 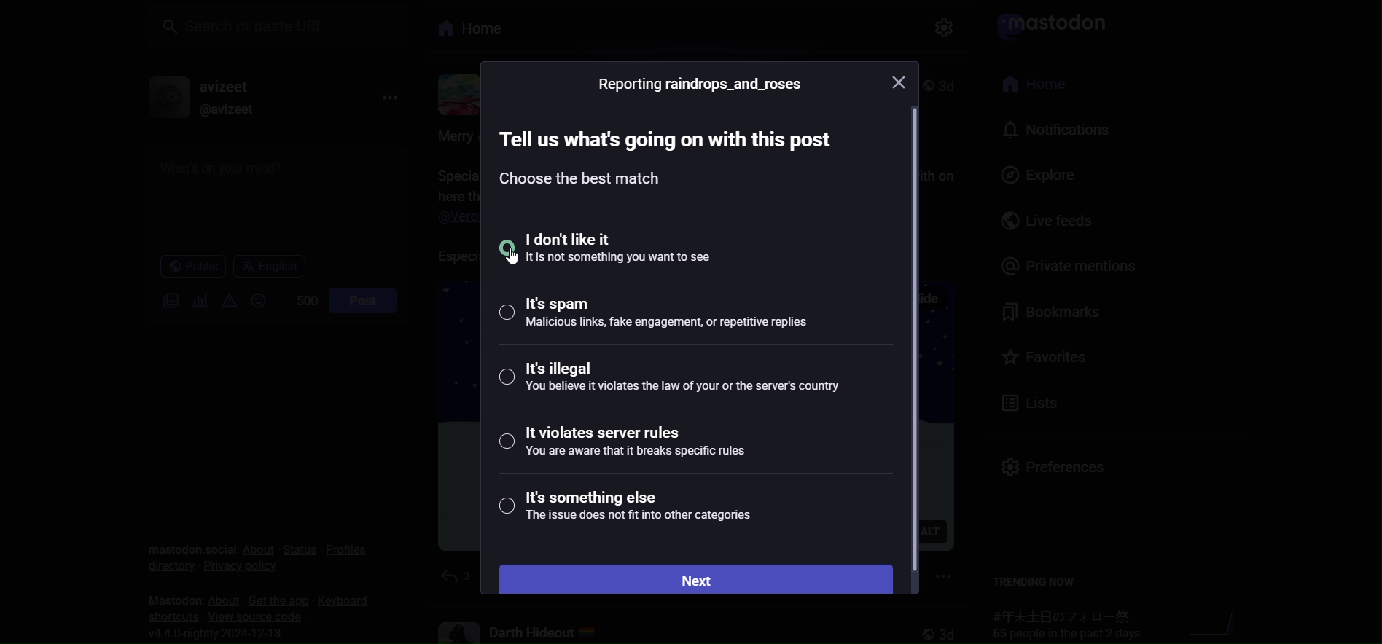 I want to click on reporting user, so click(x=702, y=85).